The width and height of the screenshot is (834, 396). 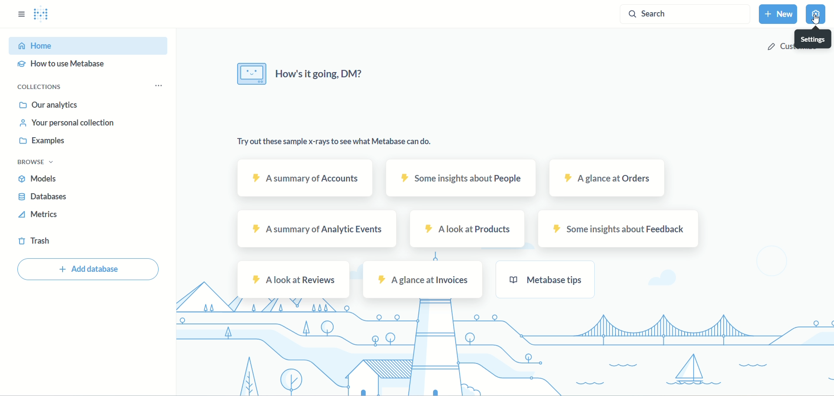 What do you see at coordinates (43, 143) in the screenshot?
I see `examples` at bounding box center [43, 143].